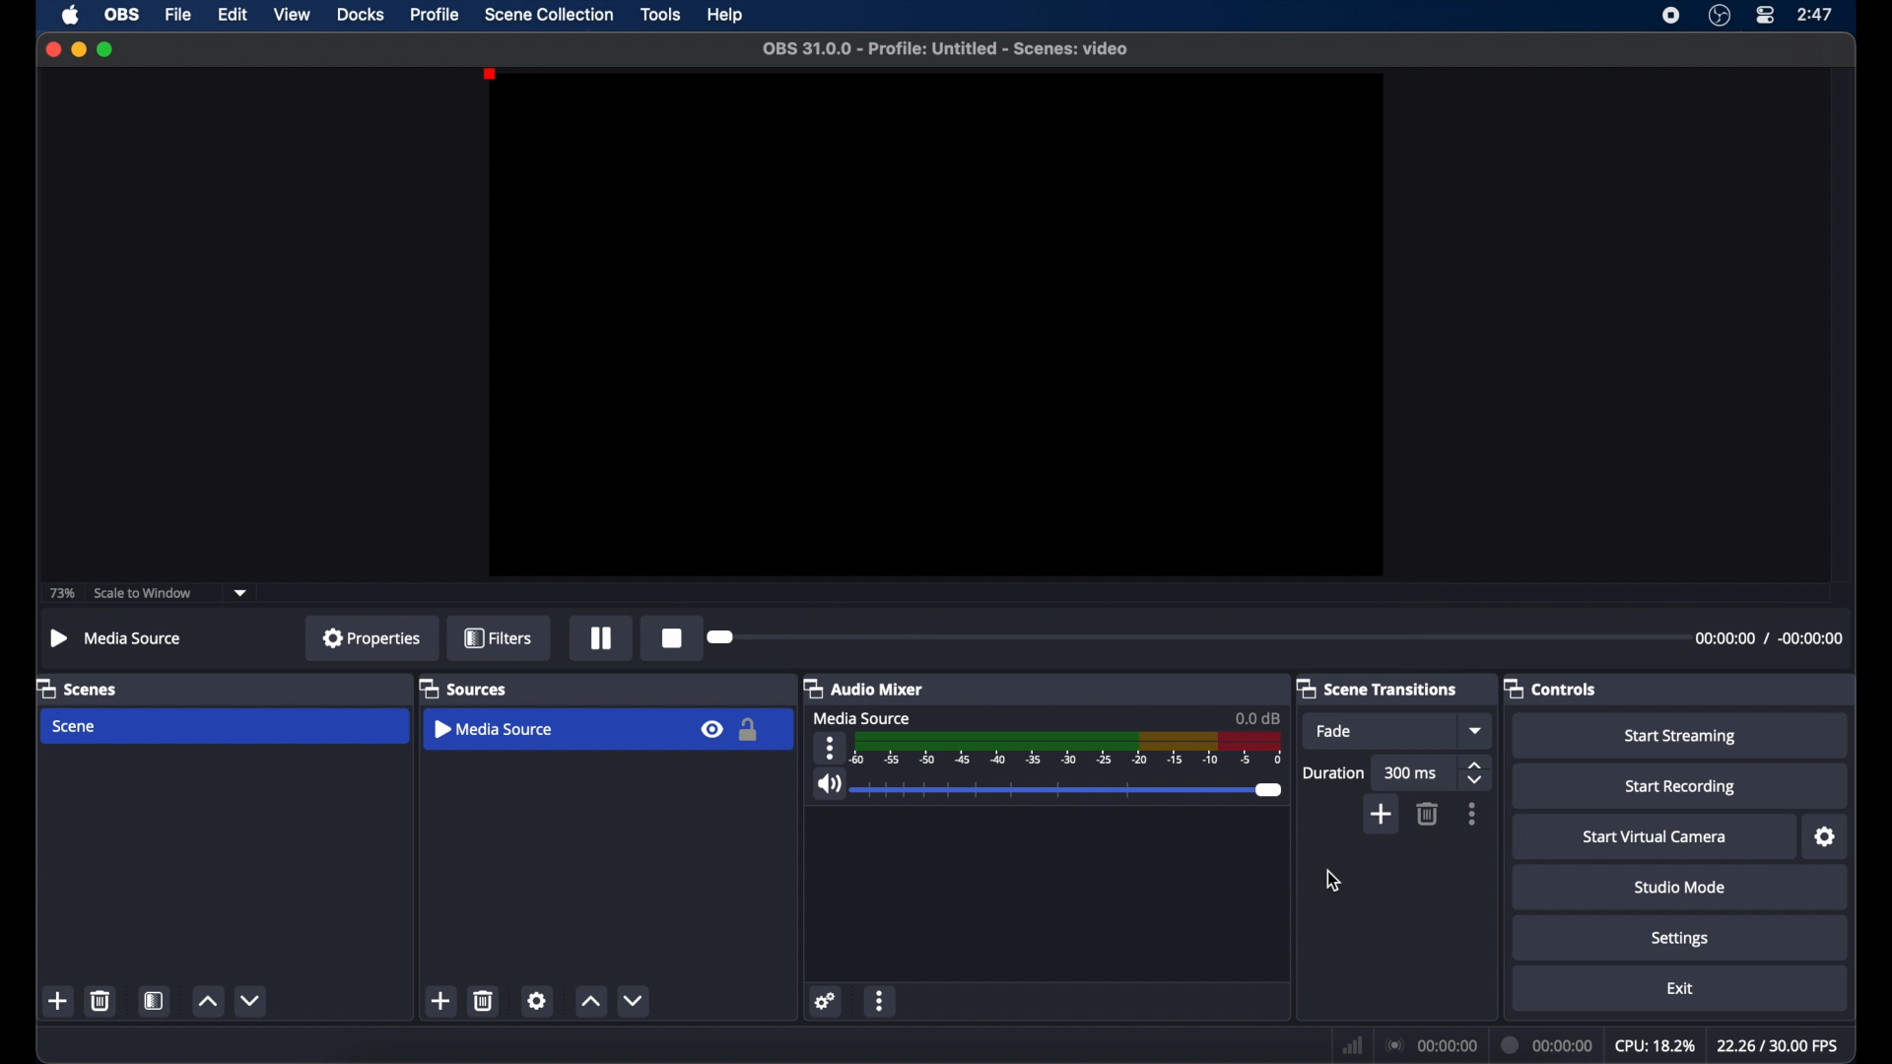 This screenshot has height=1064, width=1892. What do you see at coordinates (71, 15) in the screenshot?
I see `apple icon` at bounding box center [71, 15].